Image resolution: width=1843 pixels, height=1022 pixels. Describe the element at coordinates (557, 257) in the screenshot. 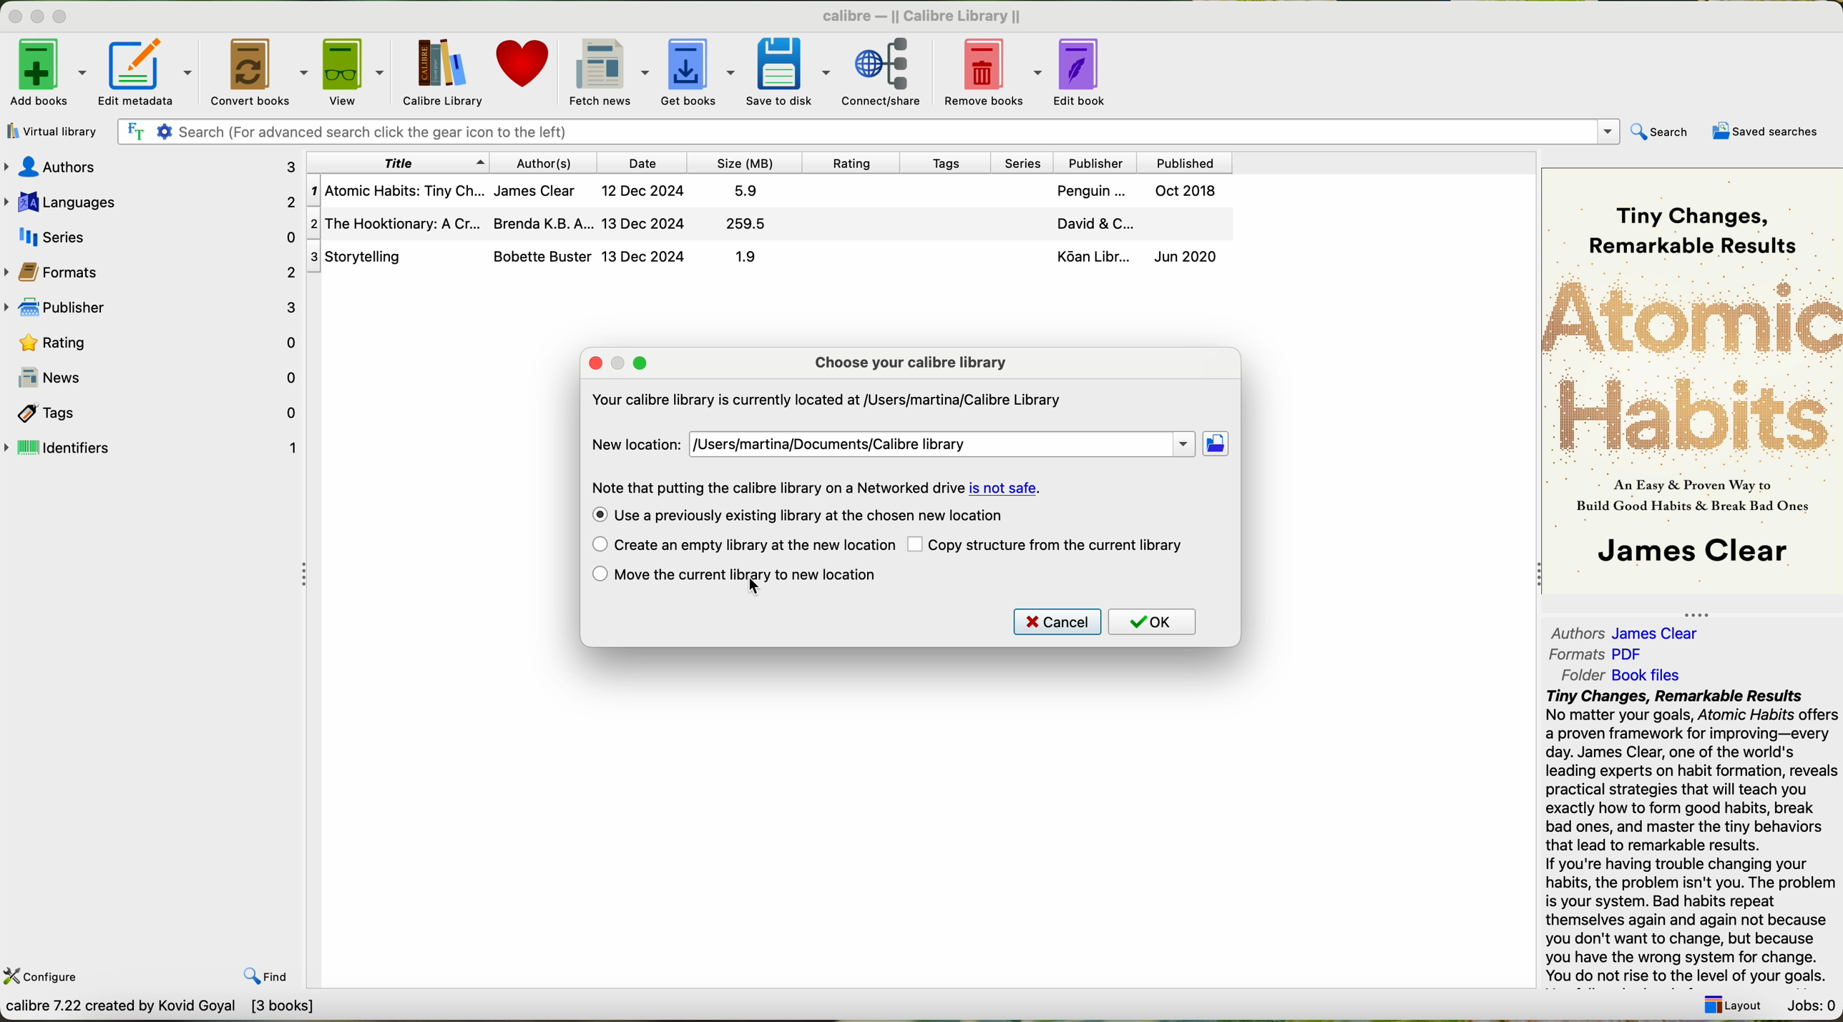

I see `3| Storytelling Bobette Buster 13 Dec 2024 1.9` at that location.